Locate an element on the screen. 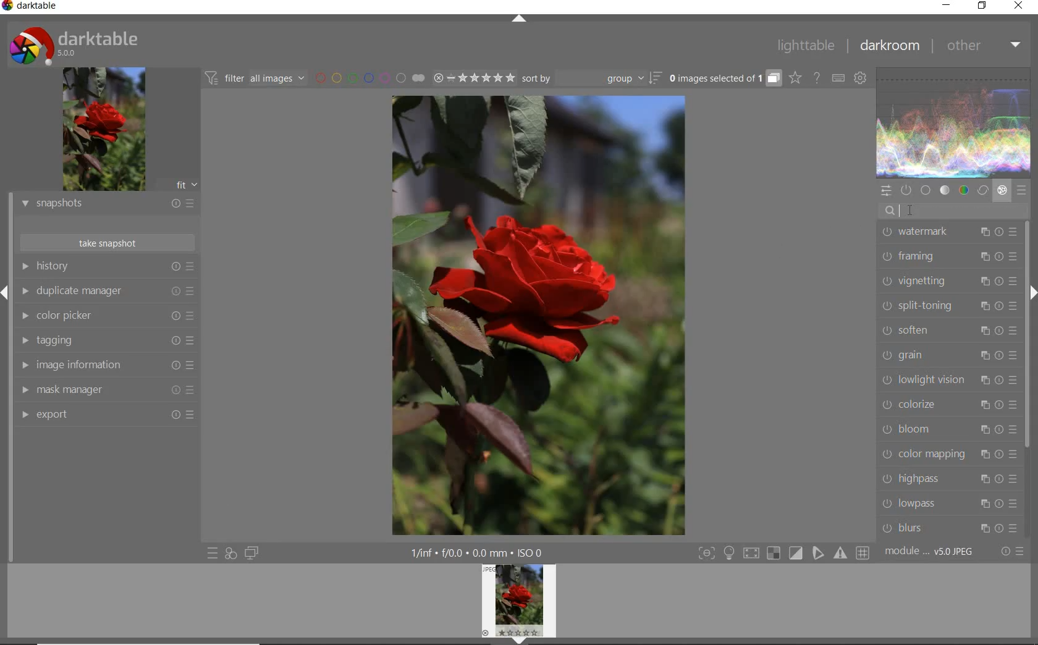  tone is located at coordinates (945, 191).